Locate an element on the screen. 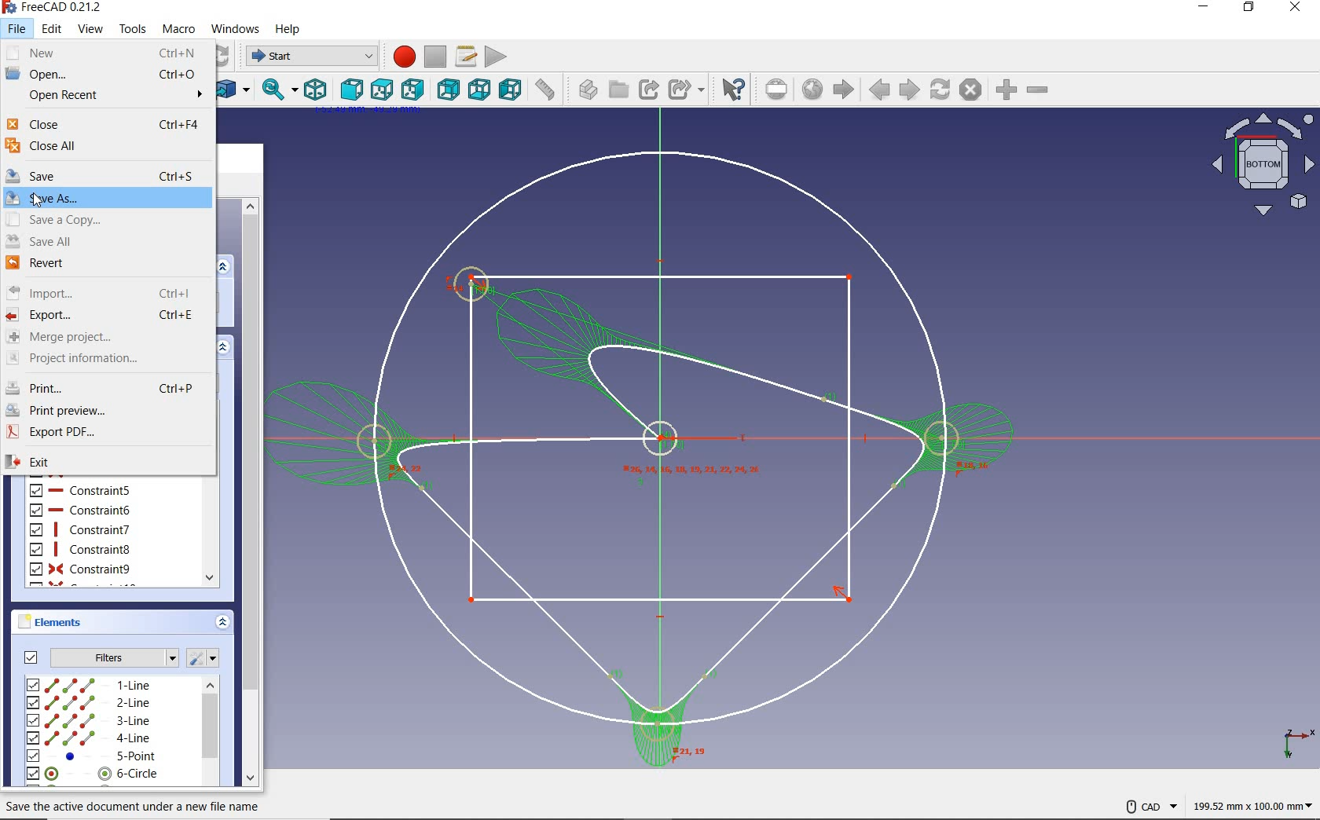  next page is located at coordinates (908, 90).